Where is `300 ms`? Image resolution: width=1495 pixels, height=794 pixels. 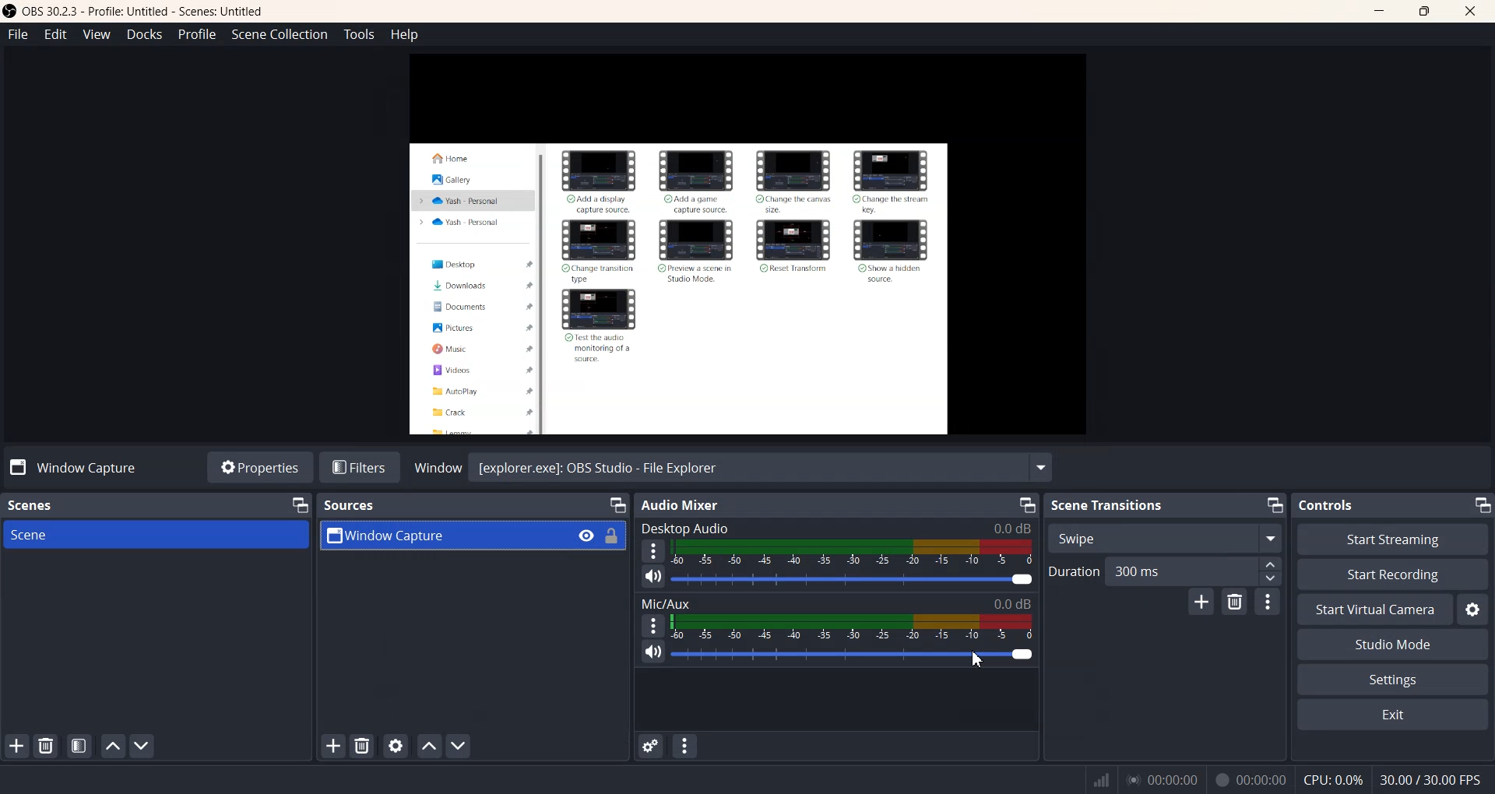 300 ms is located at coordinates (1197, 570).